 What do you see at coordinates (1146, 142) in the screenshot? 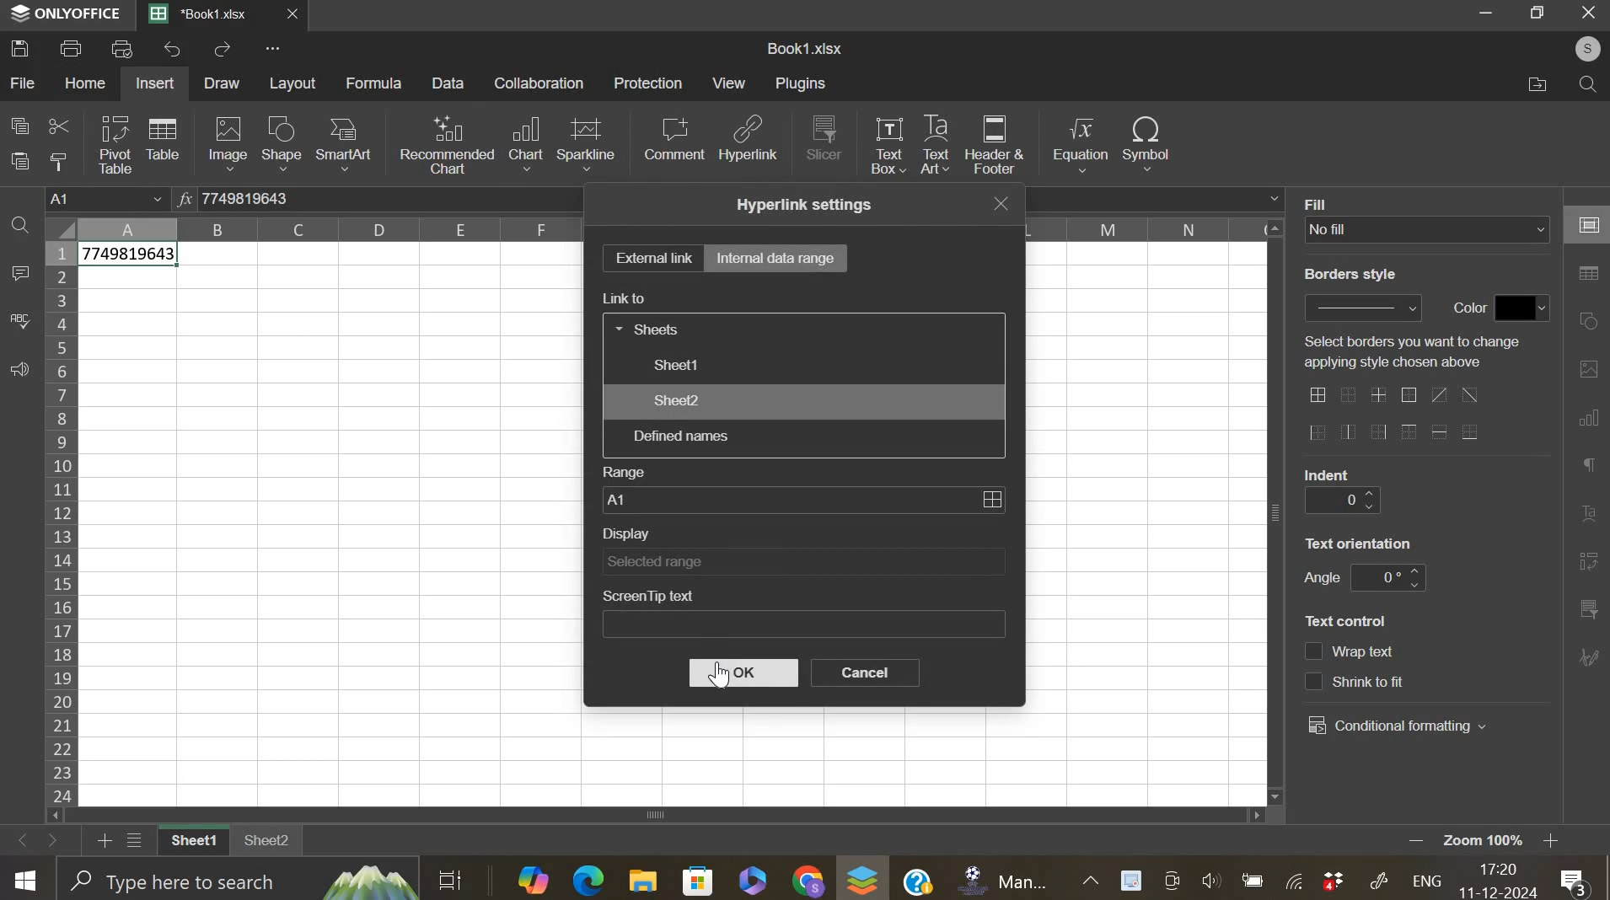
I see `symbol` at bounding box center [1146, 142].